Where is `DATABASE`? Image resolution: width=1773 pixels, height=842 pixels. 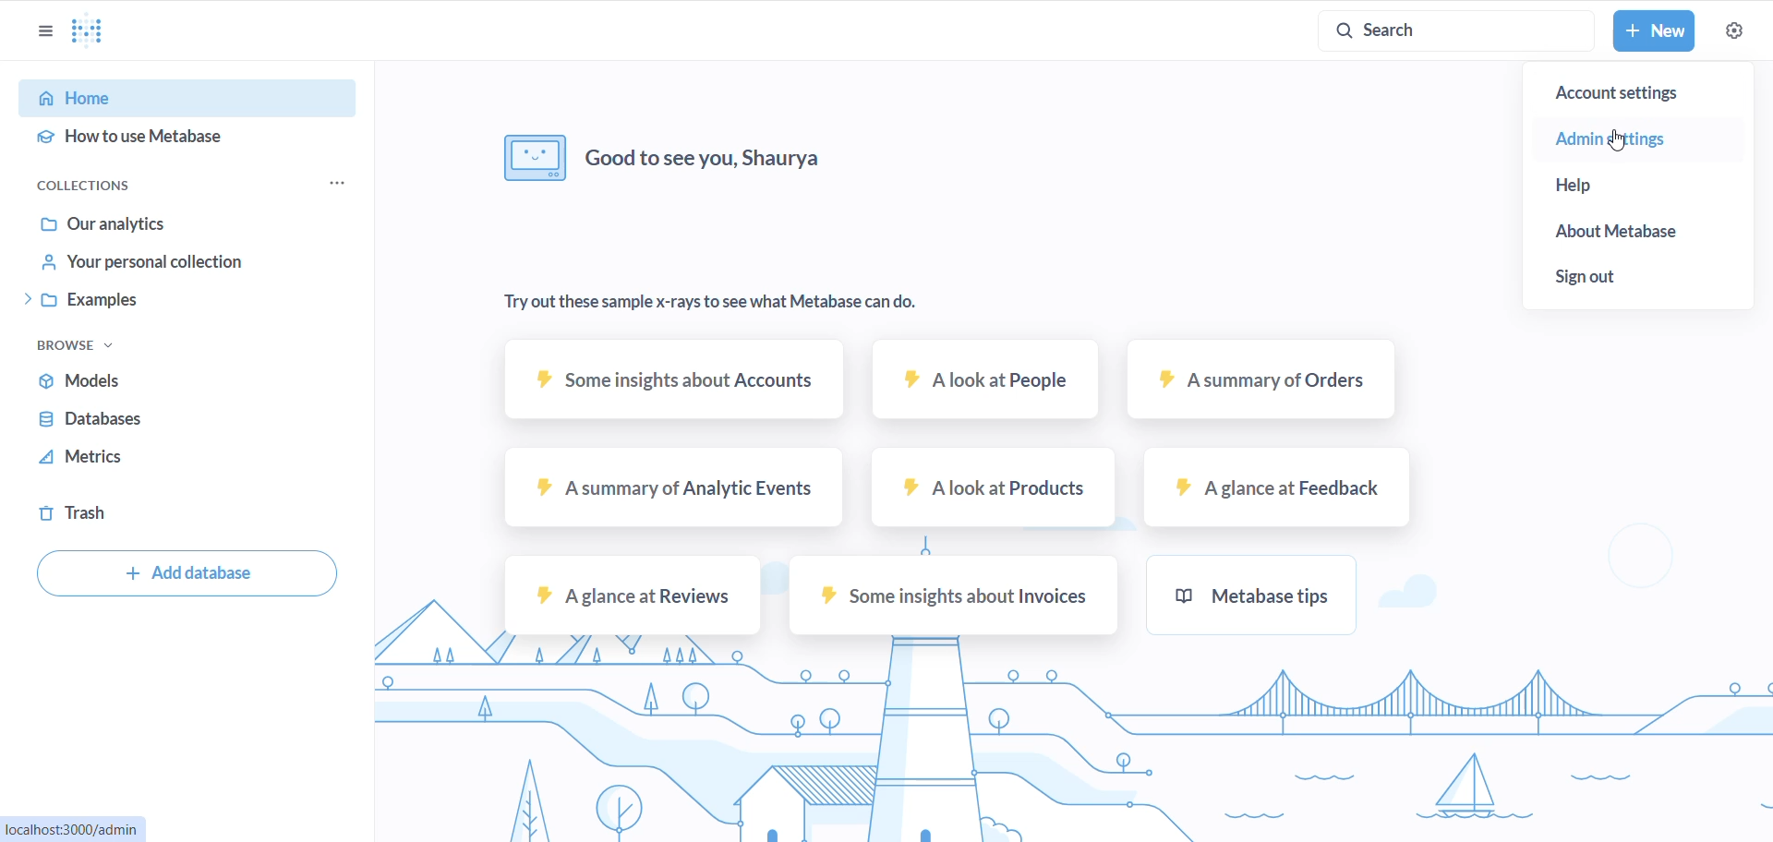
DATABASE is located at coordinates (196, 420).